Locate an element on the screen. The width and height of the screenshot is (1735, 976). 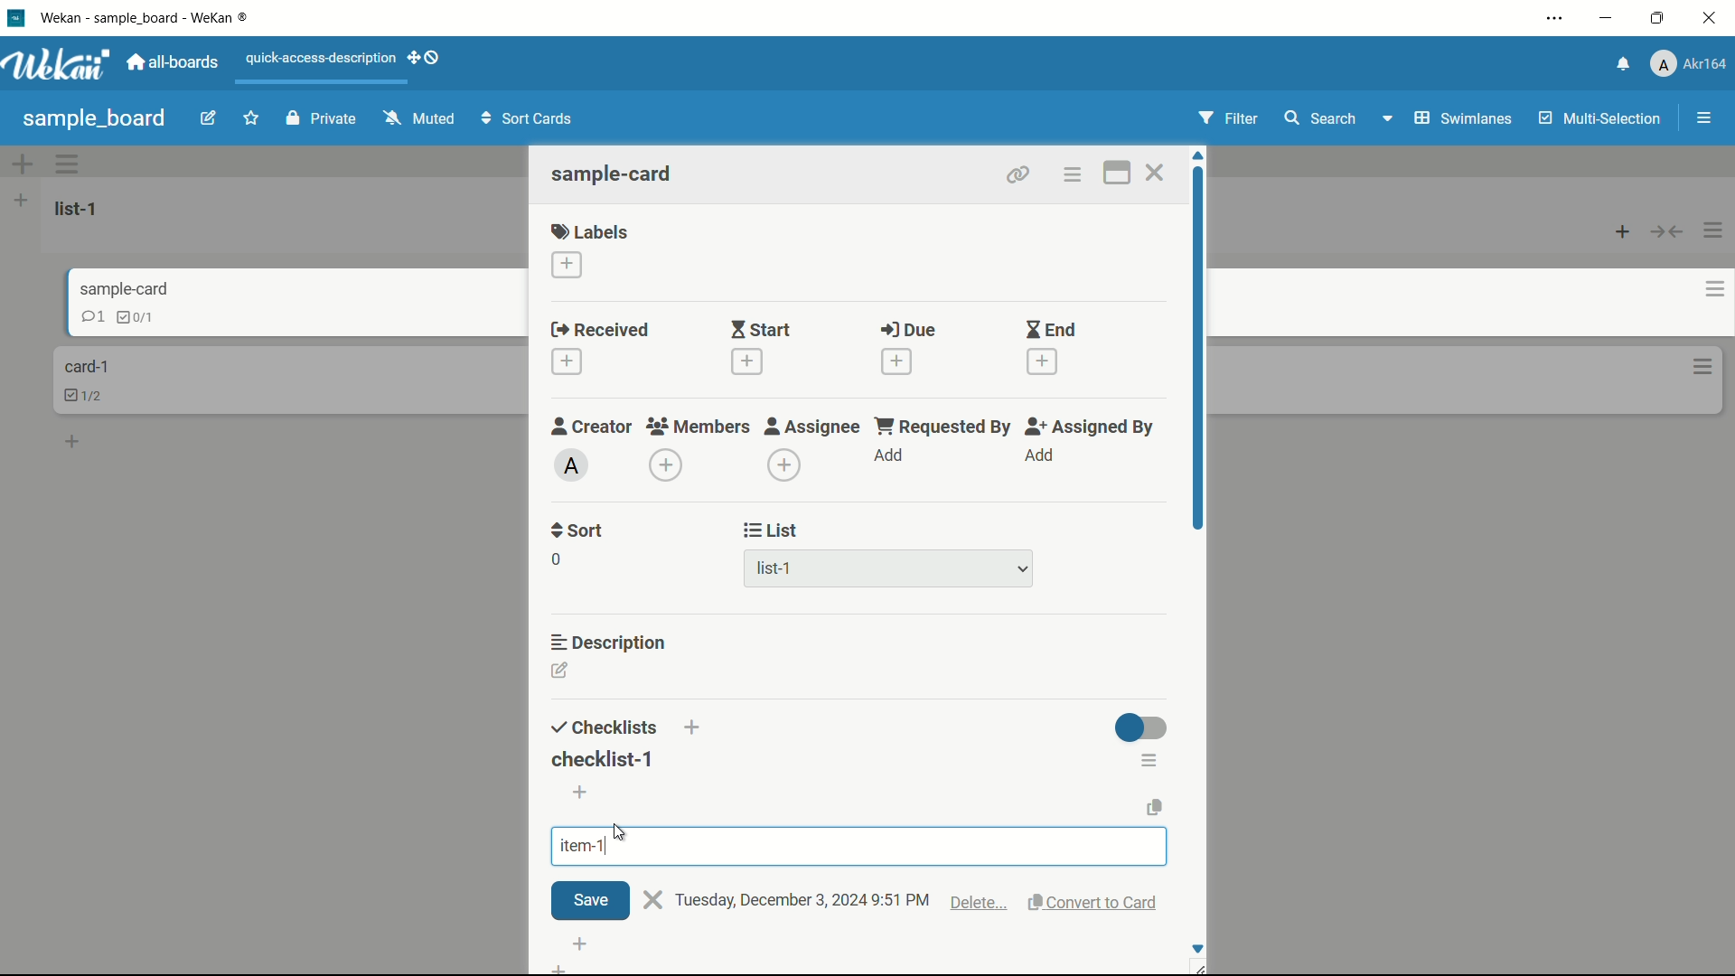
app logo is located at coordinates (58, 63).